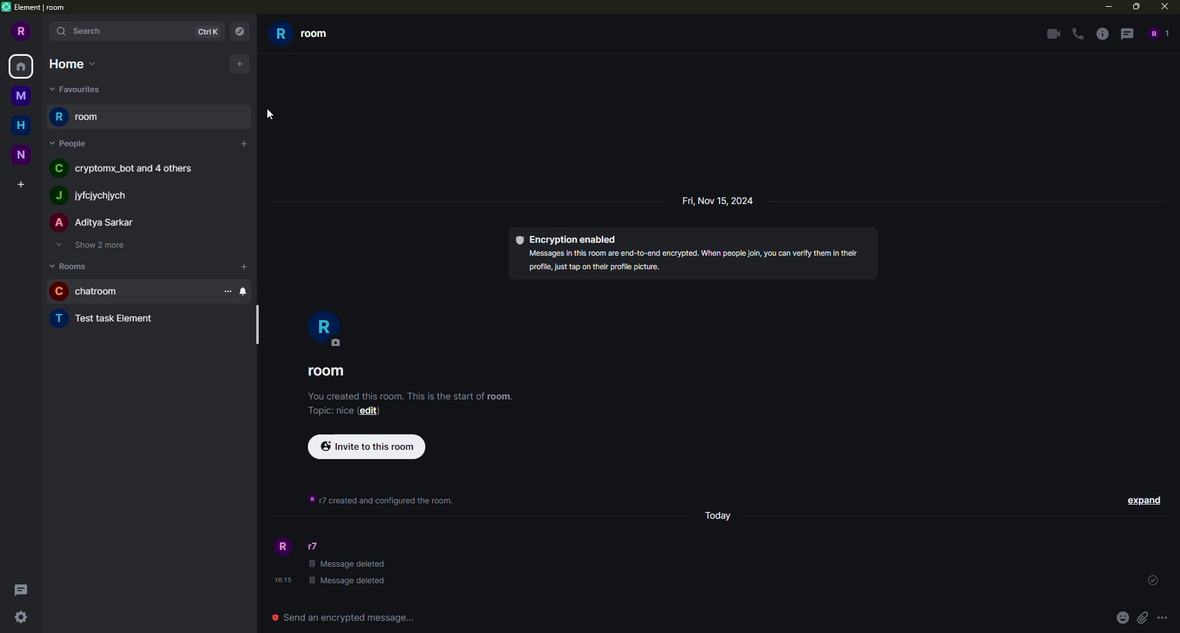 The height and width of the screenshot is (633, 1180). I want to click on room, so click(79, 116).